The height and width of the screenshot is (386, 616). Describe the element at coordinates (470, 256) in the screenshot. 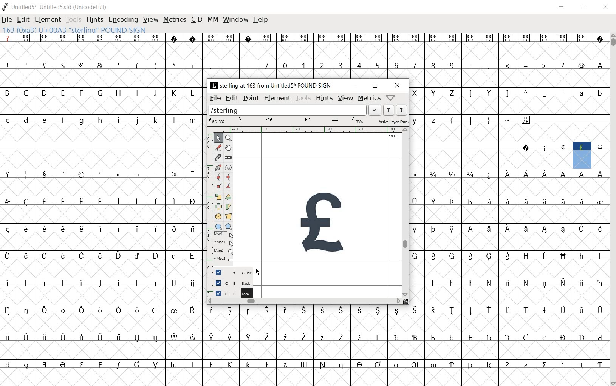

I see `Symbol` at that location.